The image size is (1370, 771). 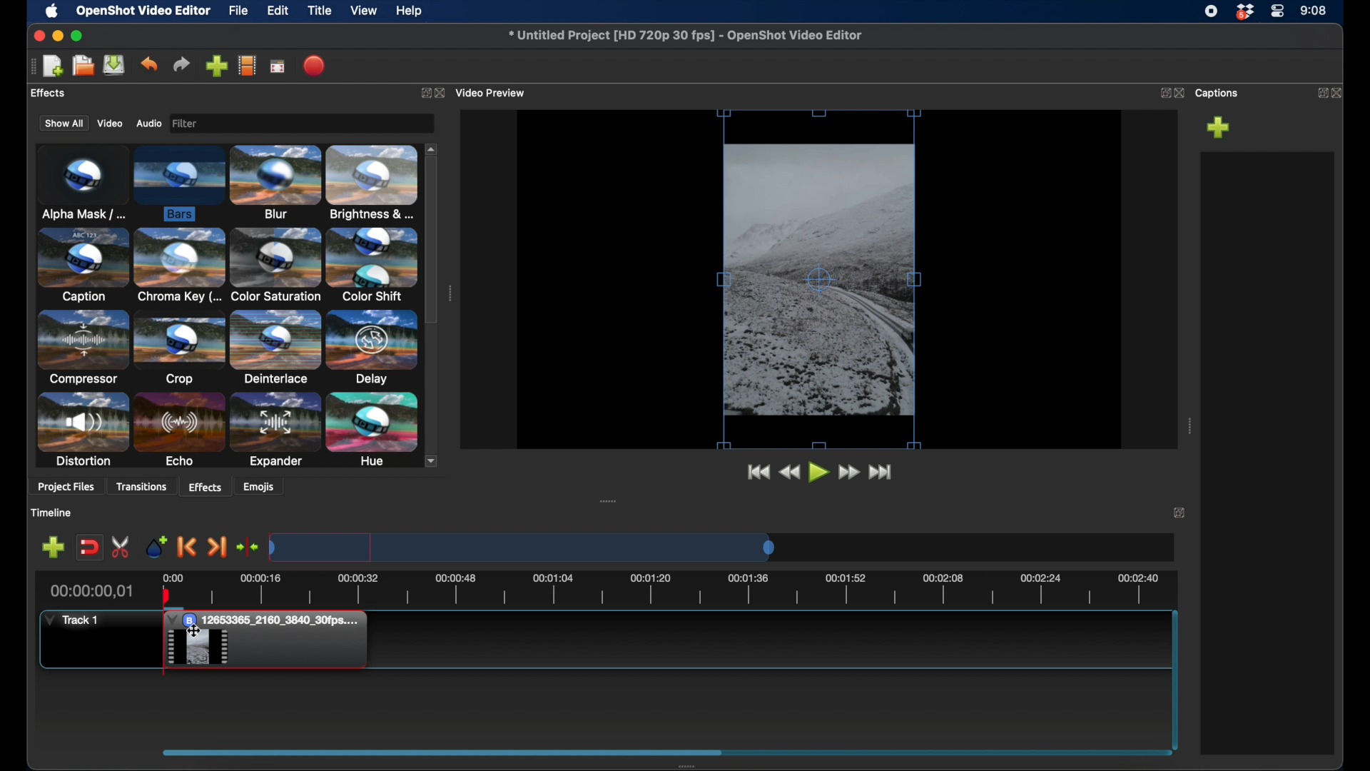 What do you see at coordinates (68, 488) in the screenshot?
I see `project files` at bounding box center [68, 488].